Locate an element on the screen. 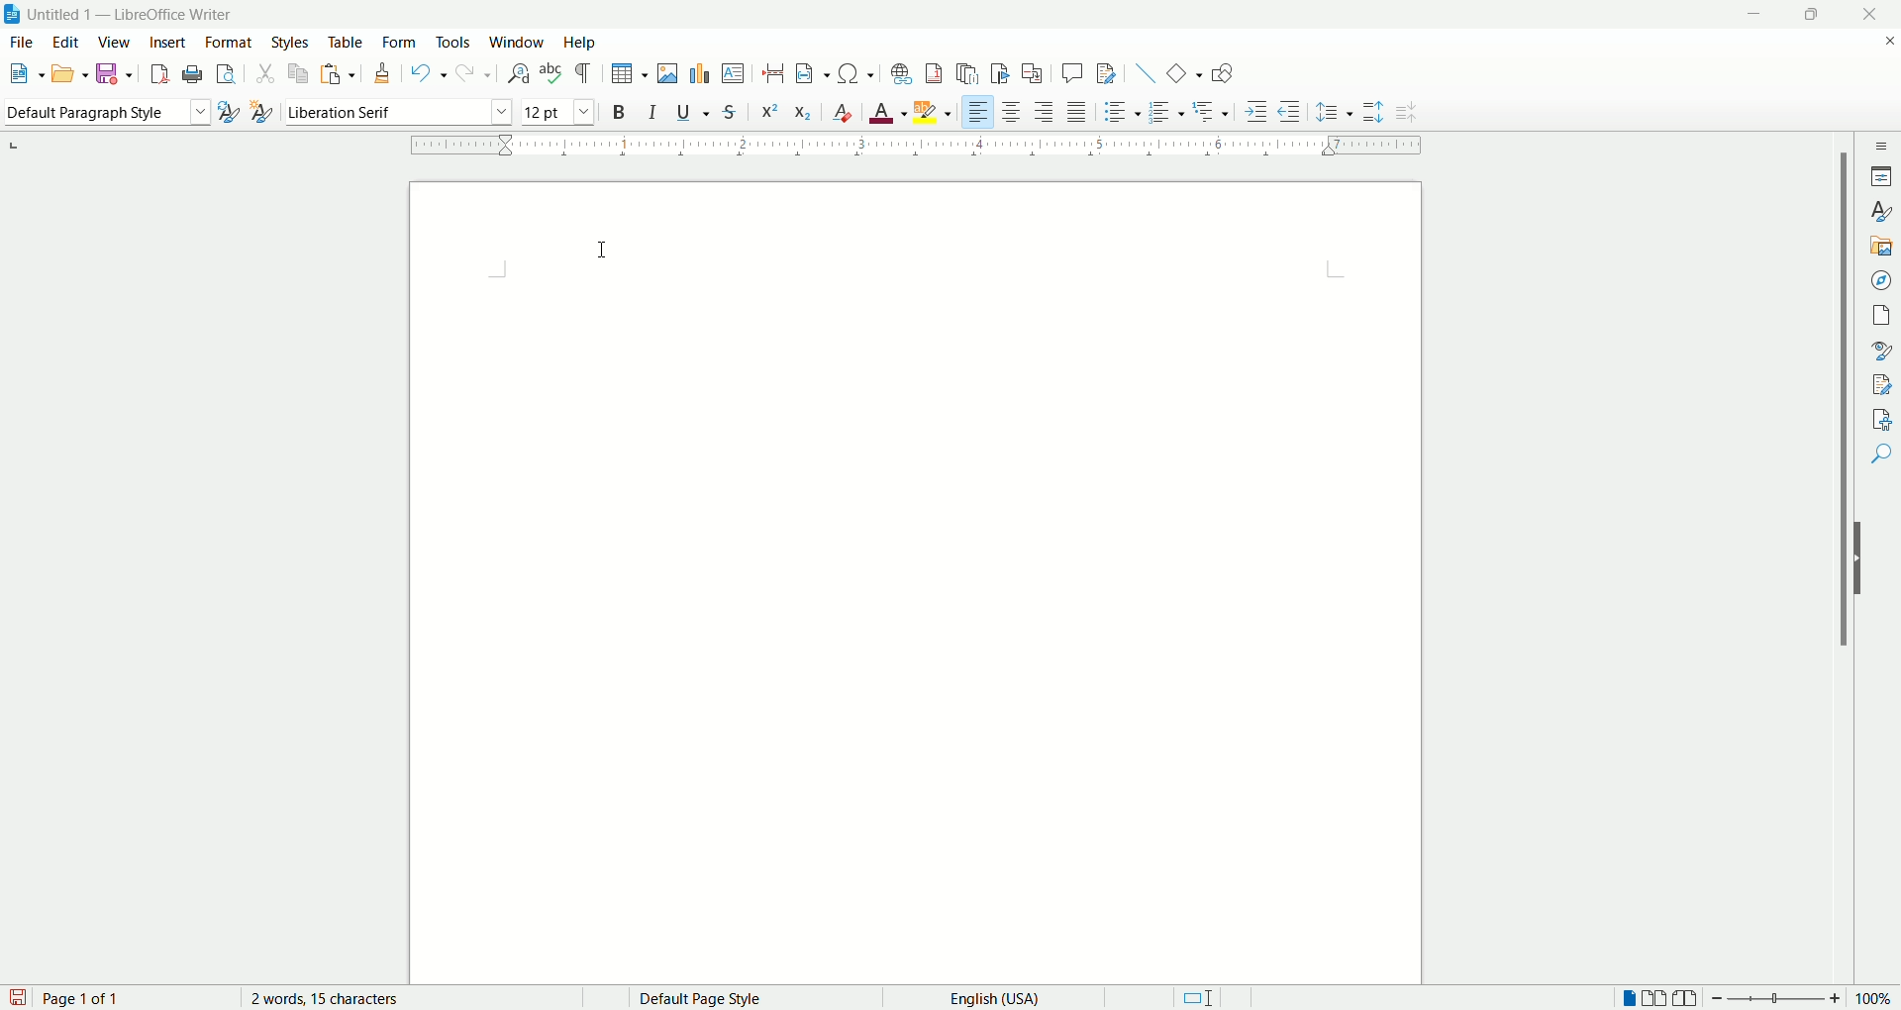 This screenshot has width=1901, height=1010. insert footnote is located at coordinates (931, 75).